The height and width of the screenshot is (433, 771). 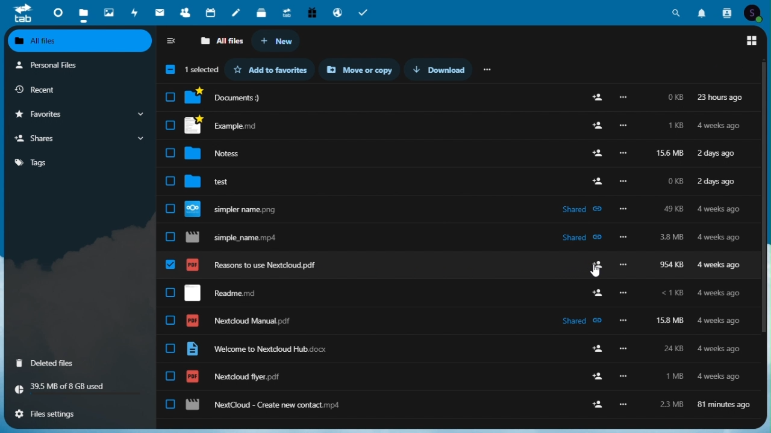 I want to click on notes, so click(x=224, y=153).